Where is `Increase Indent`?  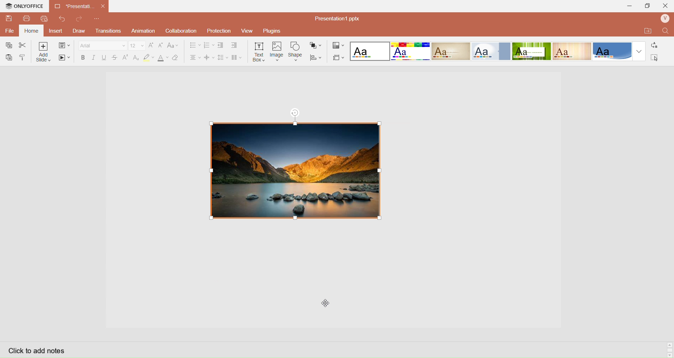
Increase Indent is located at coordinates (234, 45).